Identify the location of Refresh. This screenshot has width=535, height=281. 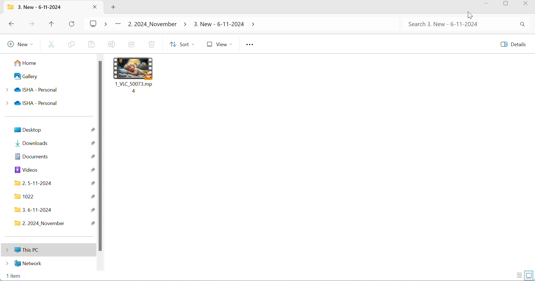
(73, 24).